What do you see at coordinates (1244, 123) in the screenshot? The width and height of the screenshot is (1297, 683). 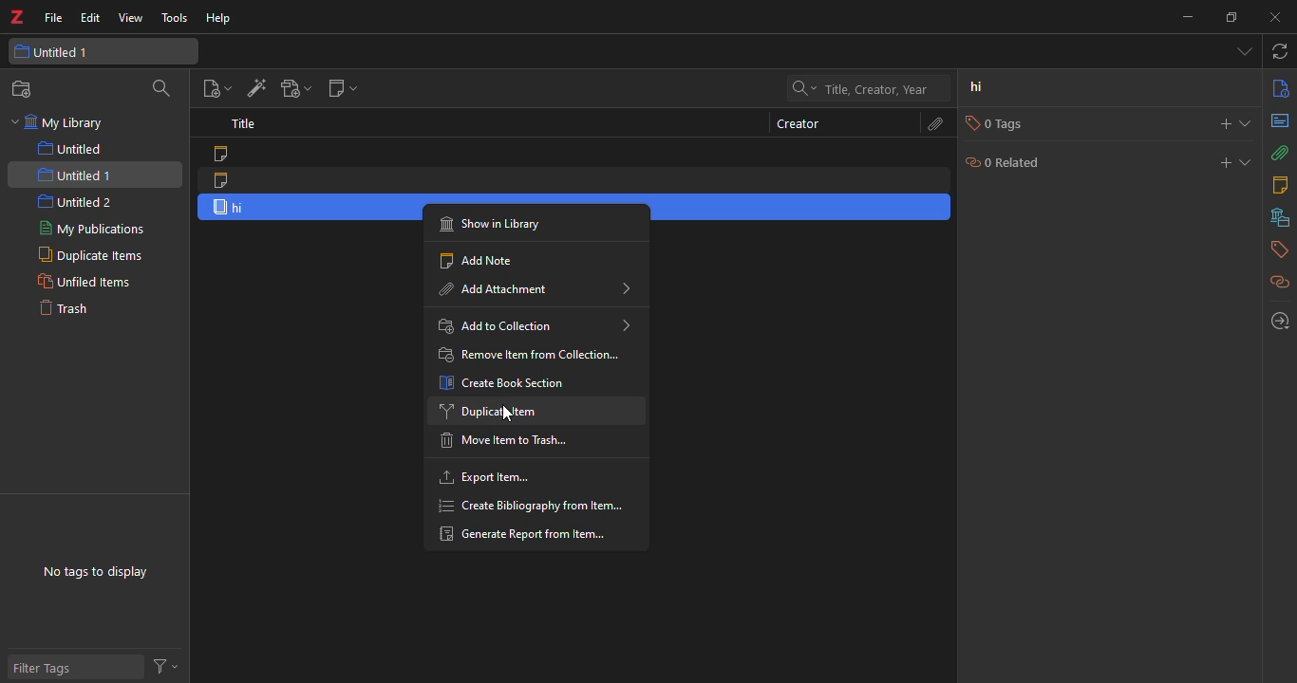 I see `expand` at bounding box center [1244, 123].